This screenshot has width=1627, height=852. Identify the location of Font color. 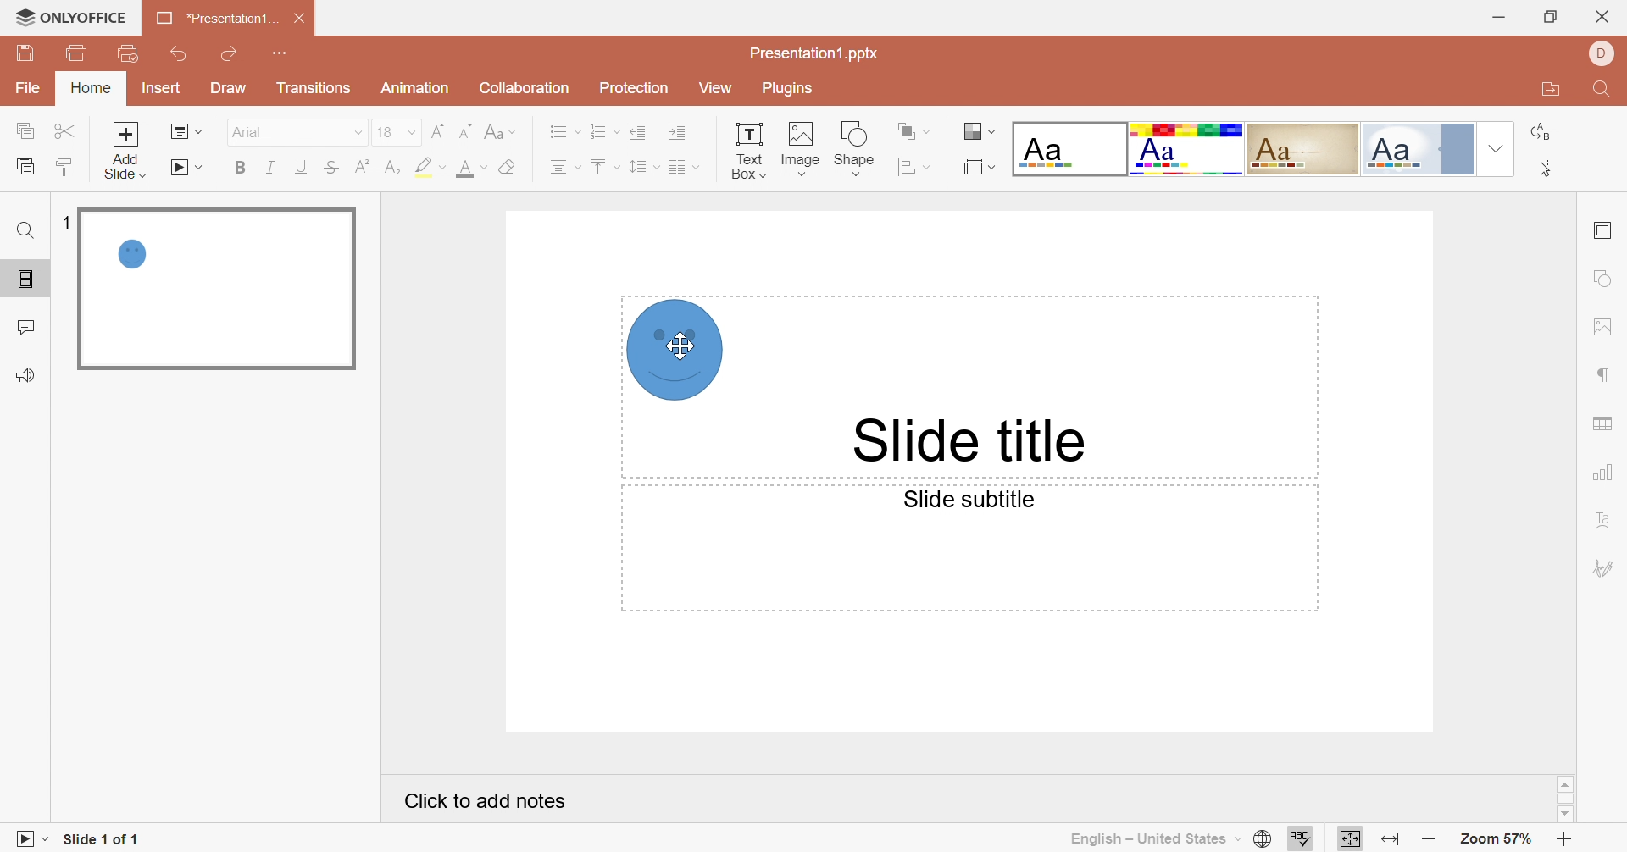
(471, 168).